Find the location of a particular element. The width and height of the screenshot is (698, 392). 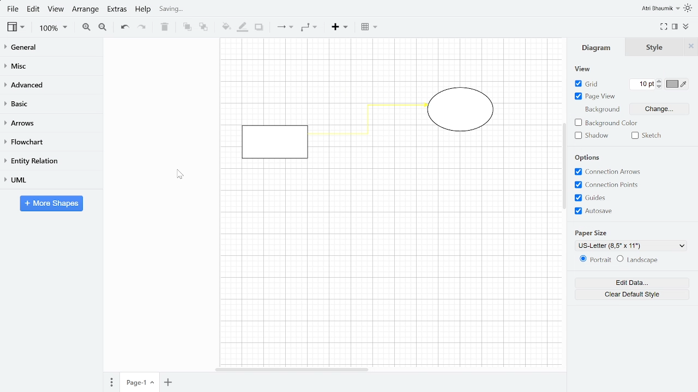

Color of the connector changed to yellow is located at coordinates (369, 125).